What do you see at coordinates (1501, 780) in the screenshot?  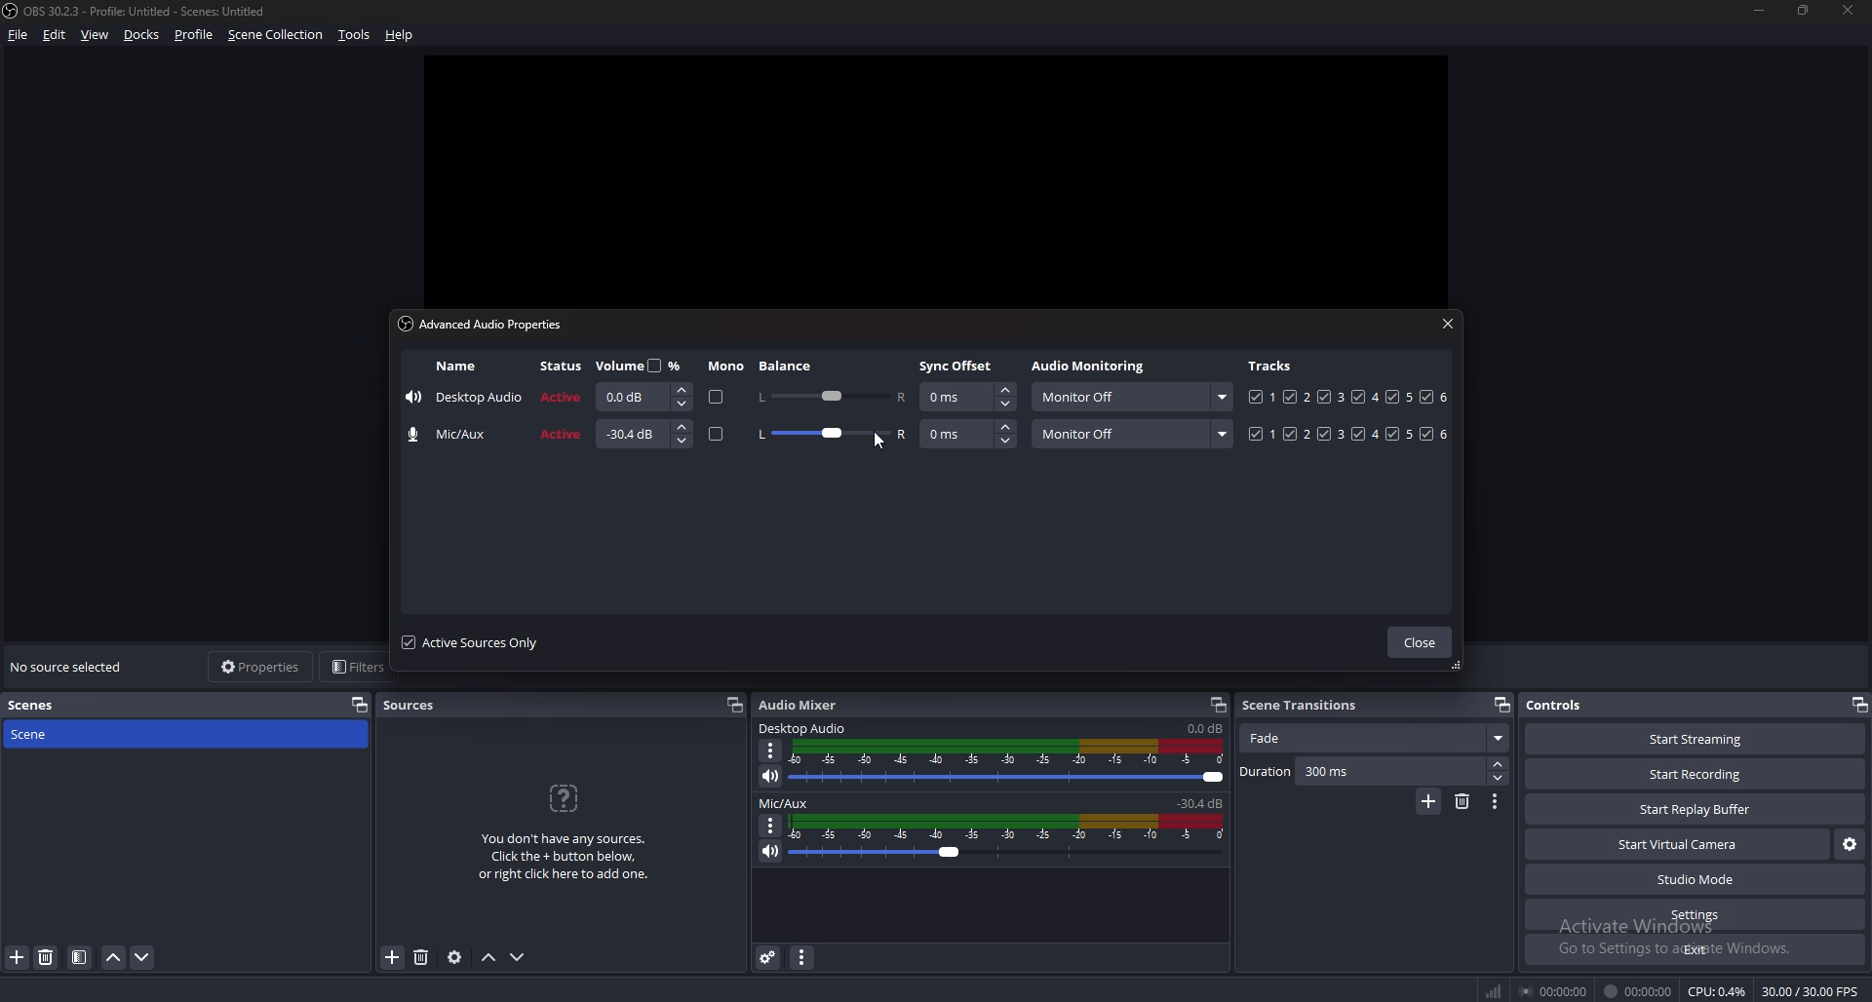 I see `decrease duration` at bounding box center [1501, 780].